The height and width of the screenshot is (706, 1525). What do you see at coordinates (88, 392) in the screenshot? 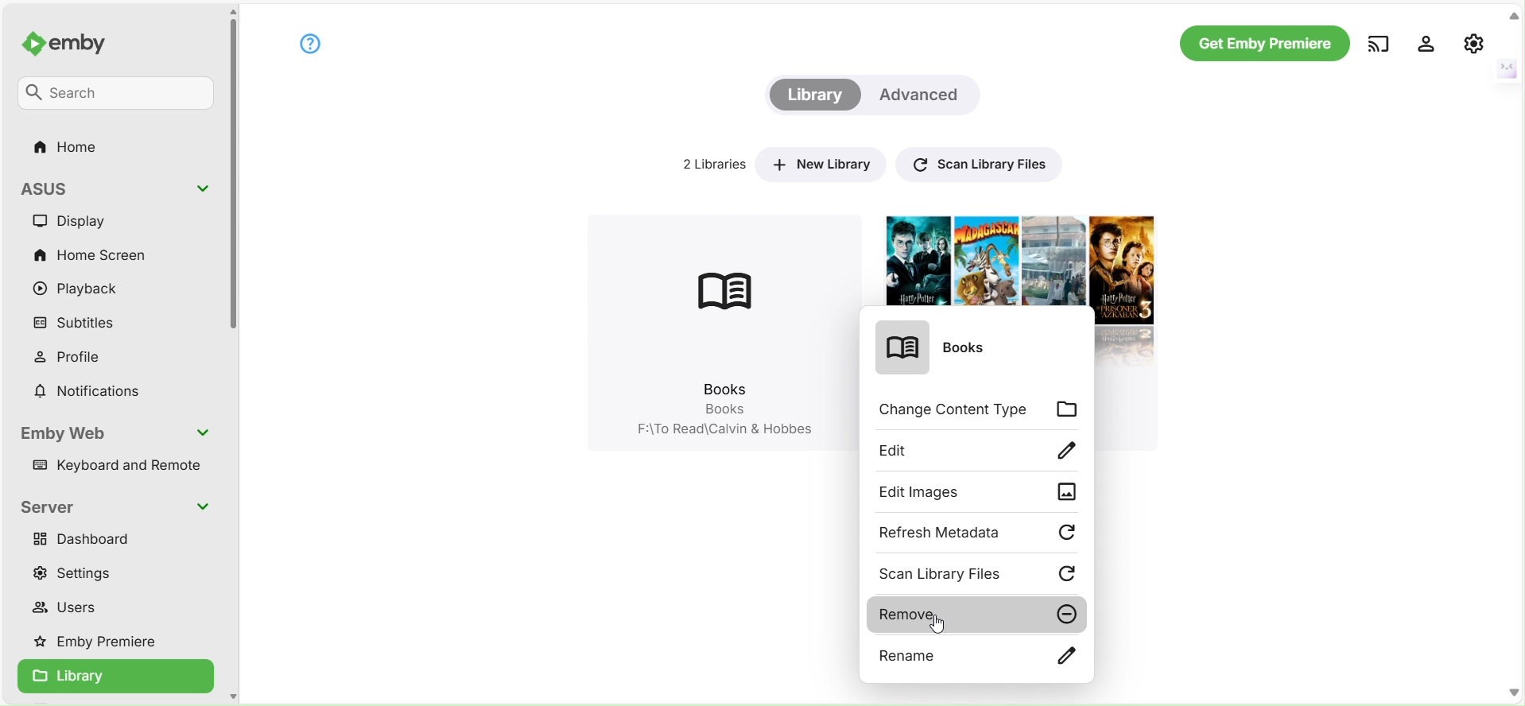
I see `Notifications` at bounding box center [88, 392].